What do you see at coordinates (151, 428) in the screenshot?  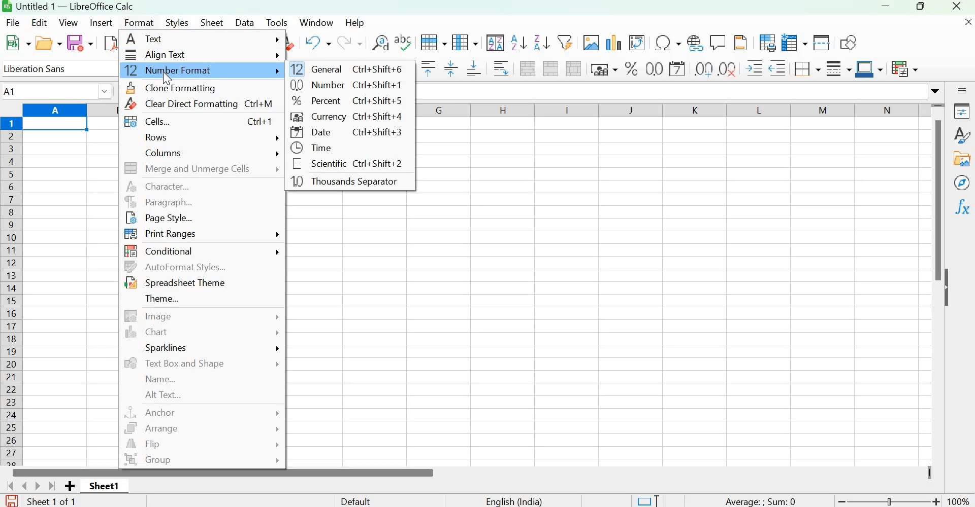 I see `Arrange` at bounding box center [151, 428].